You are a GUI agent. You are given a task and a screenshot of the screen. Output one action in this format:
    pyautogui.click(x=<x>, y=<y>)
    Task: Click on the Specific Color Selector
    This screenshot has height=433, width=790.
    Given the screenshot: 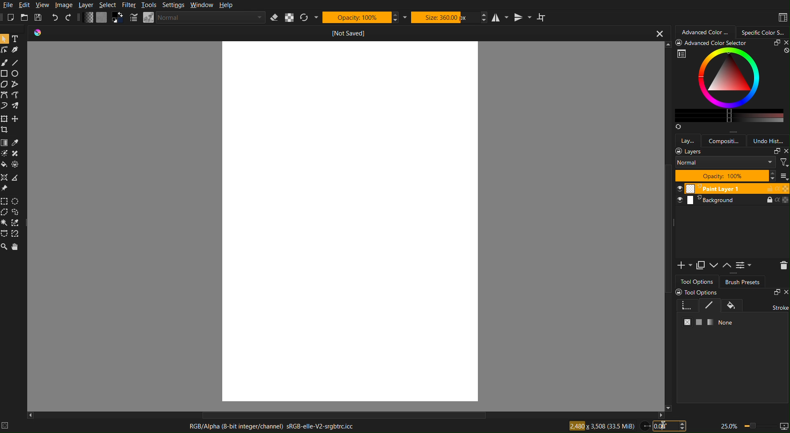 What is the action you would take?
    pyautogui.click(x=765, y=31)
    